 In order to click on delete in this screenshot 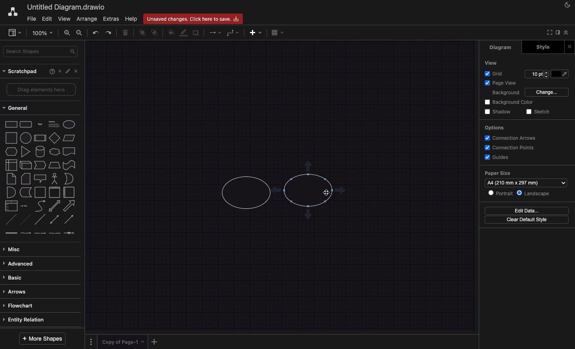, I will do `click(126, 32)`.